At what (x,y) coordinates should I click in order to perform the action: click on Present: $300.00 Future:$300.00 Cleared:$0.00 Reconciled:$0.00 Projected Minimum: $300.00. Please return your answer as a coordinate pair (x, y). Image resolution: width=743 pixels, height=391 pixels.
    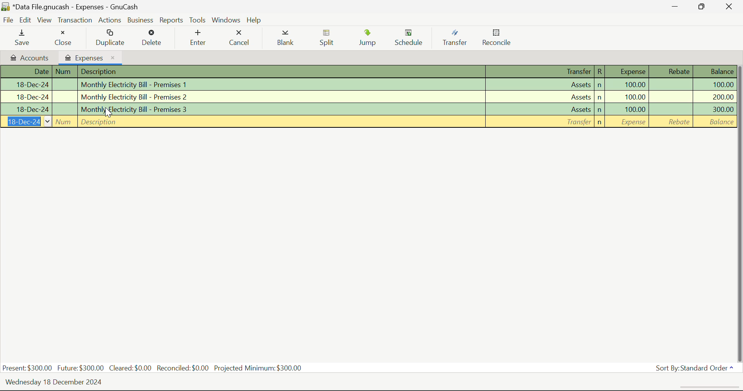
    Looking at the image, I should click on (155, 369).